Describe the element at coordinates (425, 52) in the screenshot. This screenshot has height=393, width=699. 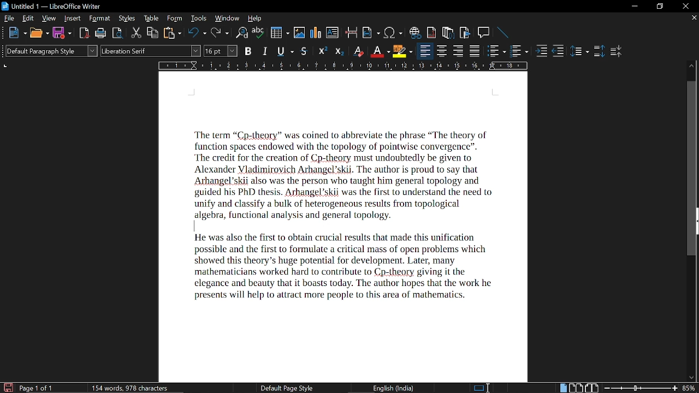
I see `allign left` at that location.